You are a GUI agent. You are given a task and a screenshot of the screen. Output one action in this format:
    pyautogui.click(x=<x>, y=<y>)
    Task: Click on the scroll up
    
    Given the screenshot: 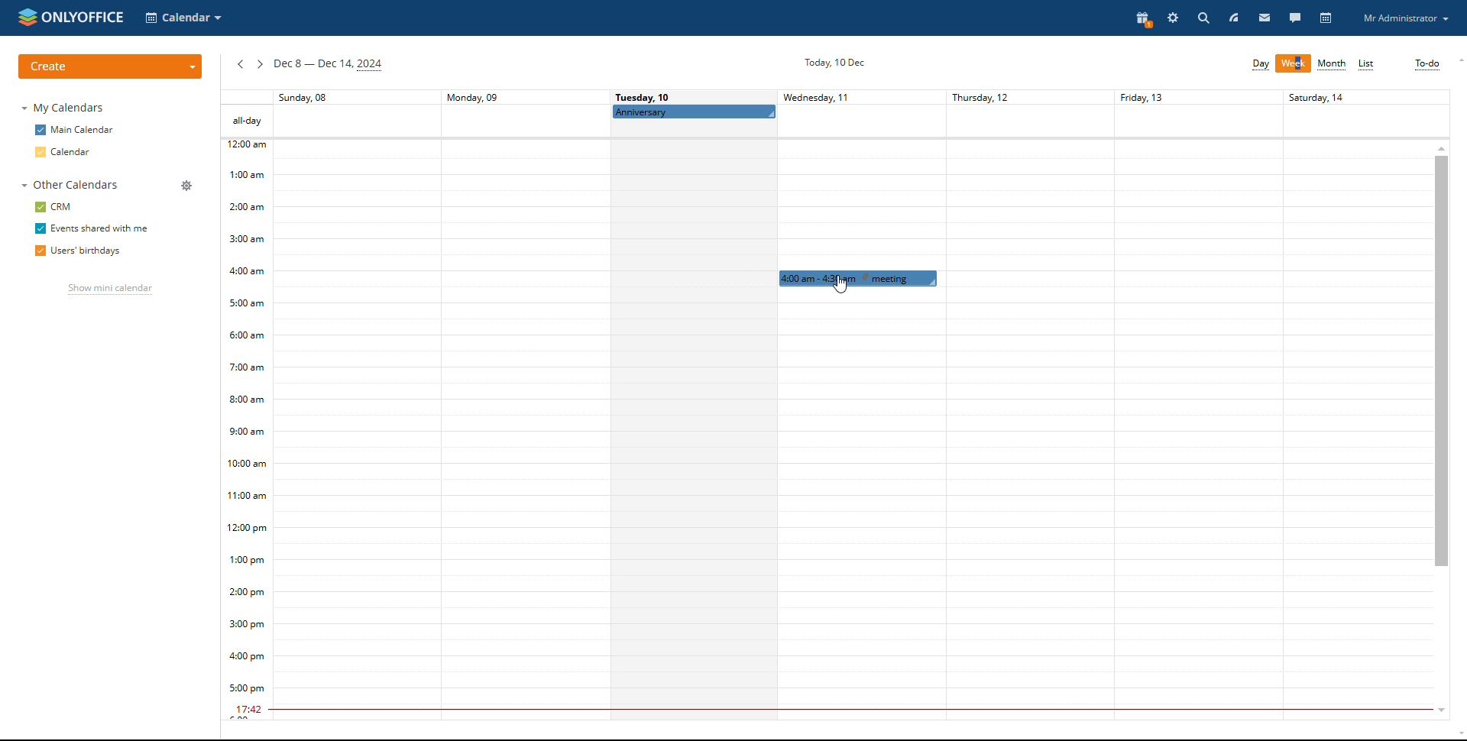 What is the action you would take?
    pyautogui.click(x=1441, y=147)
    